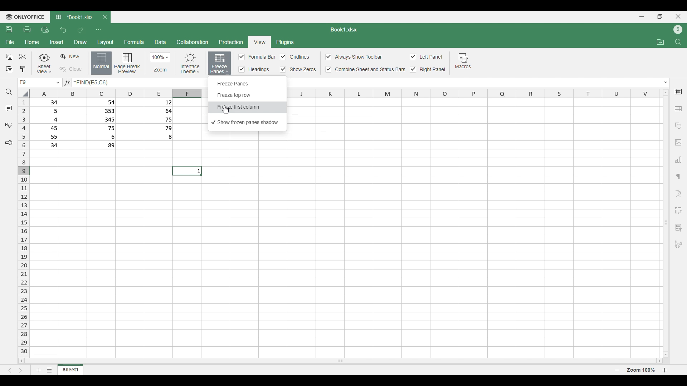 The image size is (687, 386). What do you see at coordinates (25, 17) in the screenshot?
I see `Software logo and name: onlyoffice` at bounding box center [25, 17].